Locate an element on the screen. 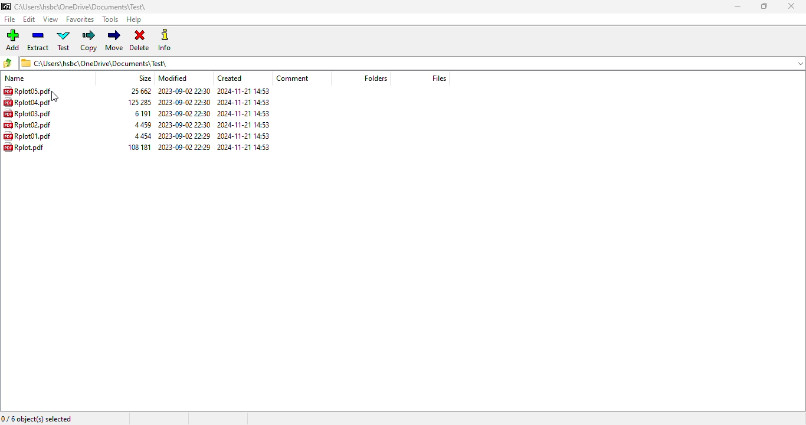 The image size is (806, 425). size is located at coordinates (142, 113).